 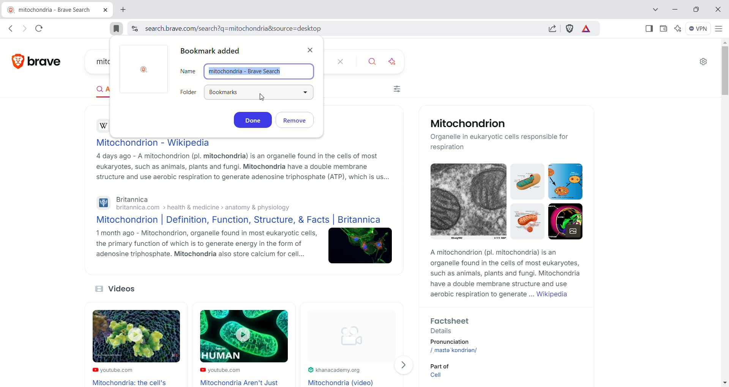 I want to click on new tab, so click(x=124, y=11).